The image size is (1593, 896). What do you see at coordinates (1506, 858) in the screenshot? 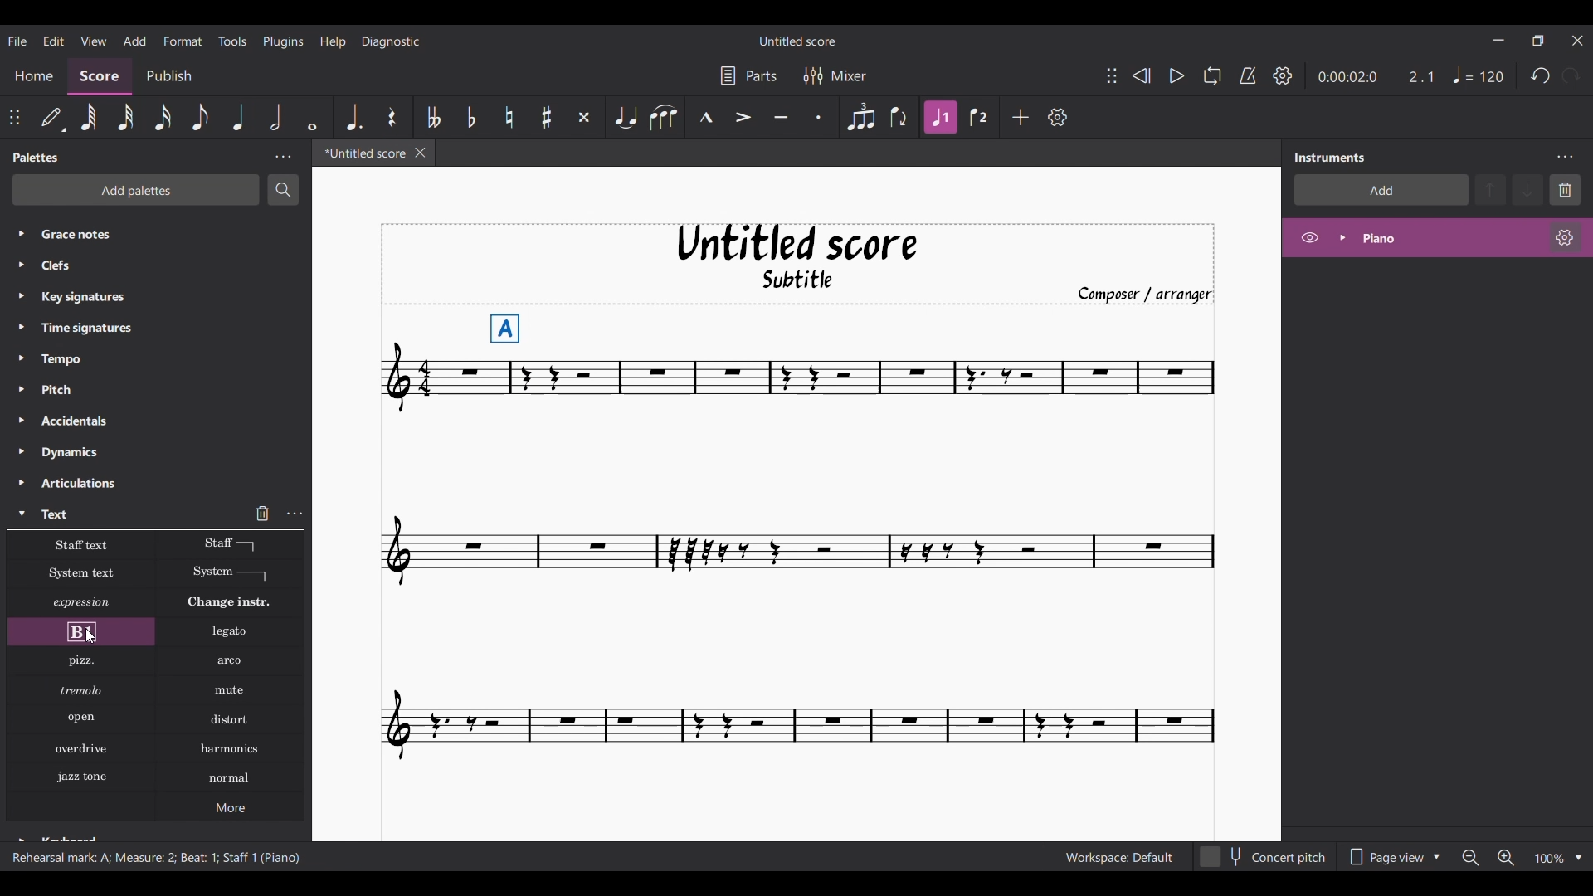
I see `Zoom in` at bounding box center [1506, 858].